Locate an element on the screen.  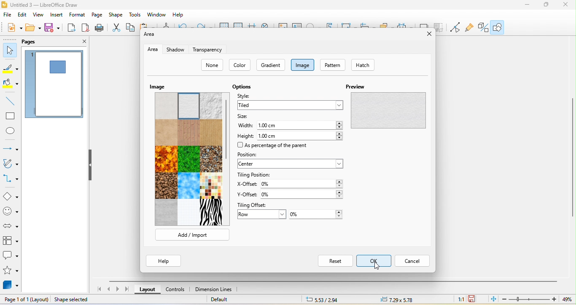
reset is located at coordinates (333, 260).